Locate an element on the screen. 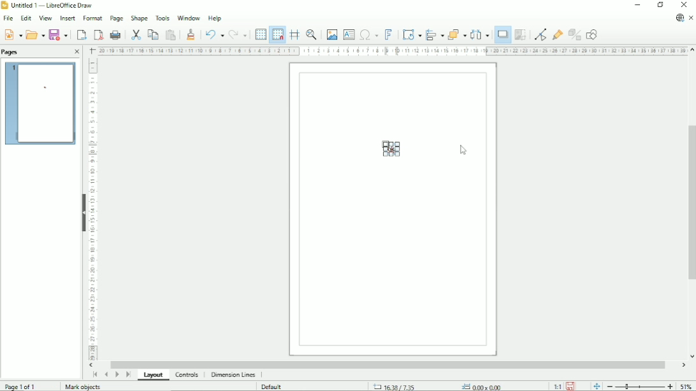 This screenshot has height=391, width=696. Tools is located at coordinates (162, 18).